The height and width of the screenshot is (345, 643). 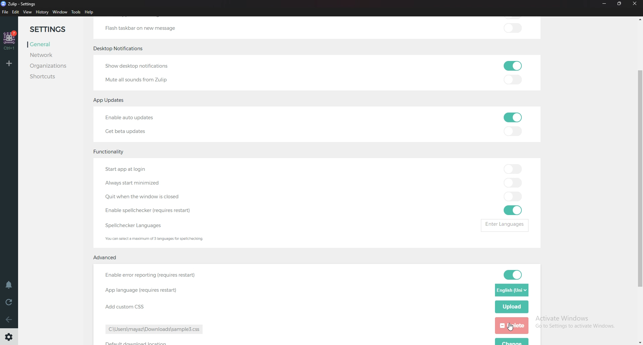 What do you see at coordinates (112, 150) in the screenshot?
I see `Functionality` at bounding box center [112, 150].